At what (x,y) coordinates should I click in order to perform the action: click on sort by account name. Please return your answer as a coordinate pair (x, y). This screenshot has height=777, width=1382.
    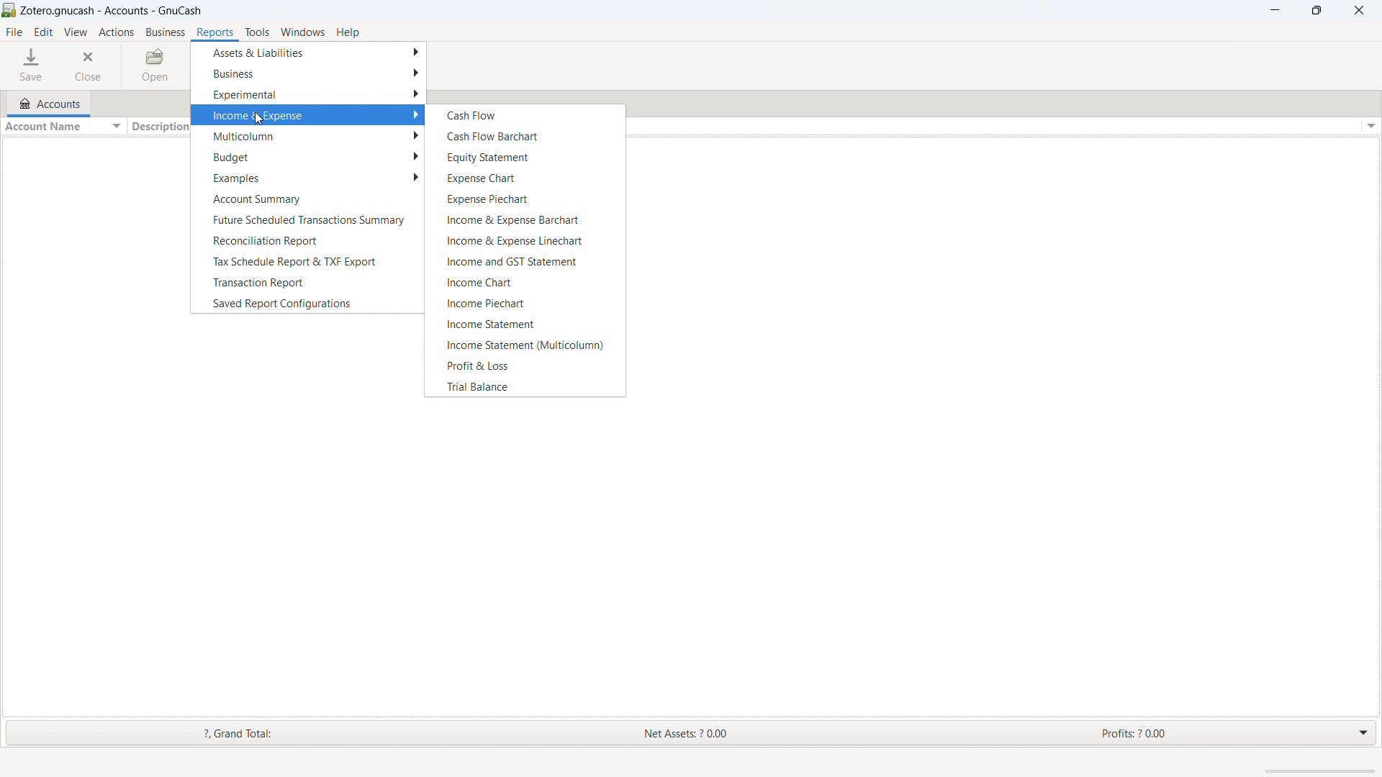
    Looking at the image, I should click on (63, 126).